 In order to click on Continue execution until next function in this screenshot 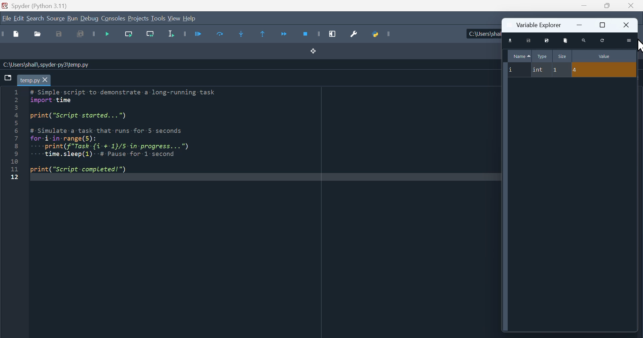, I will do `click(284, 35)`.